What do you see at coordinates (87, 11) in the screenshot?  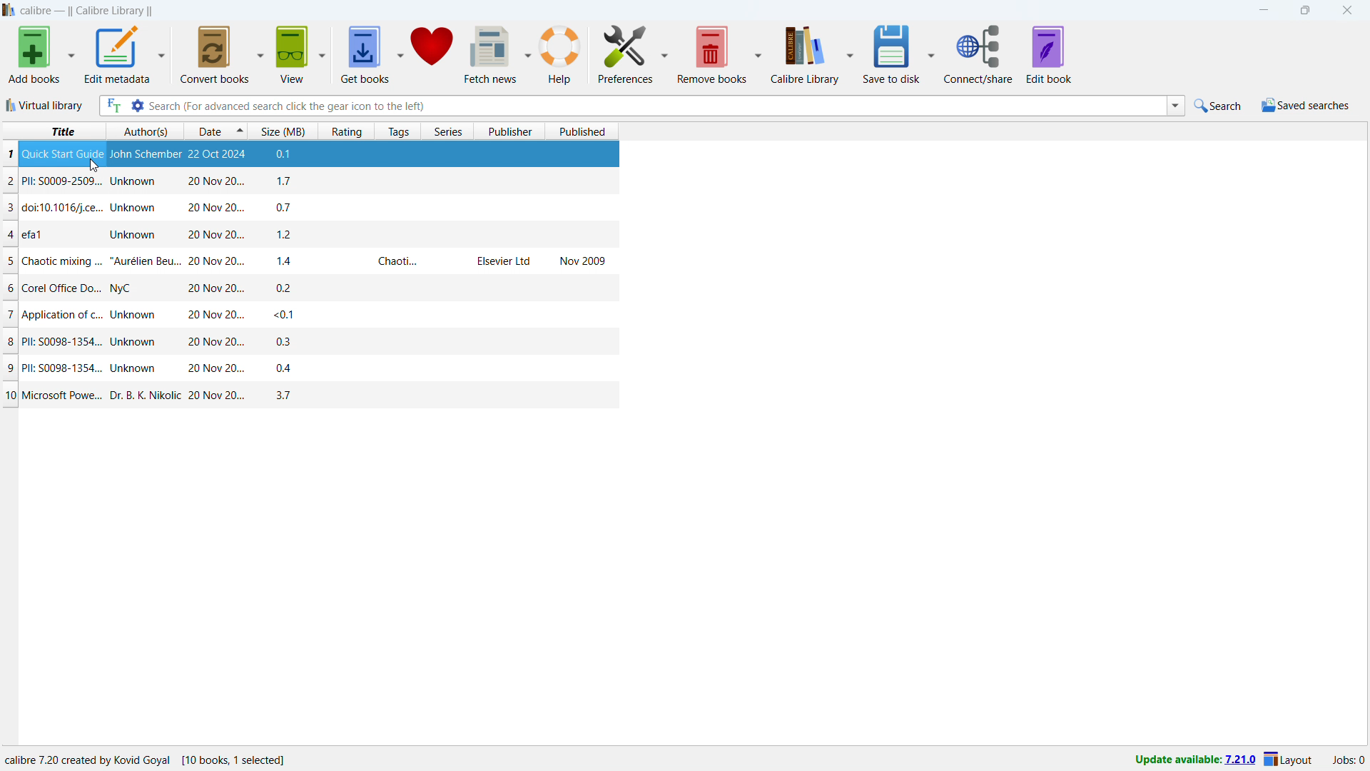 I see `title` at bounding box center [87, 11].